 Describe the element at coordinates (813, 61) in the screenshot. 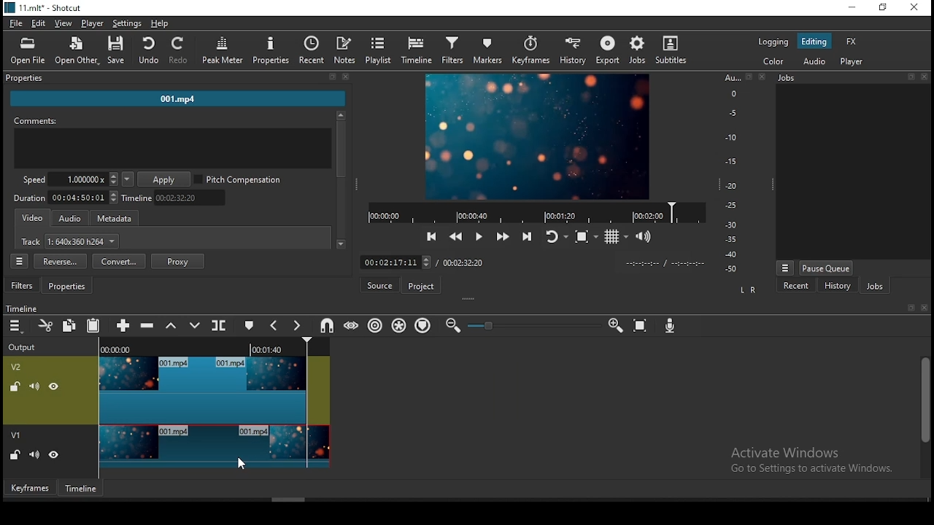

I see `audio` at that location.